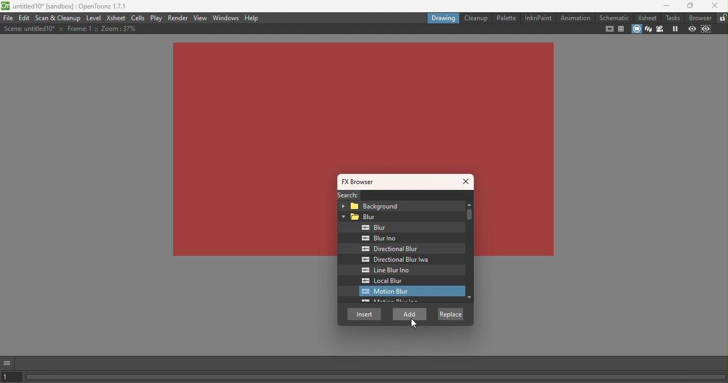  What do you see at coordinates (346, 195) in the screenshot?
I see `Search` at bounding box center [346, 195].